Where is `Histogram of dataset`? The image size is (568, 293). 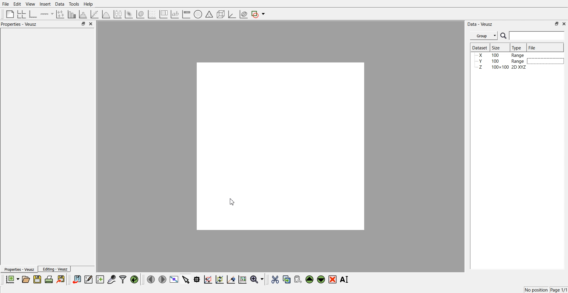
Histogram of dataset is located at coordinates (82, 15).